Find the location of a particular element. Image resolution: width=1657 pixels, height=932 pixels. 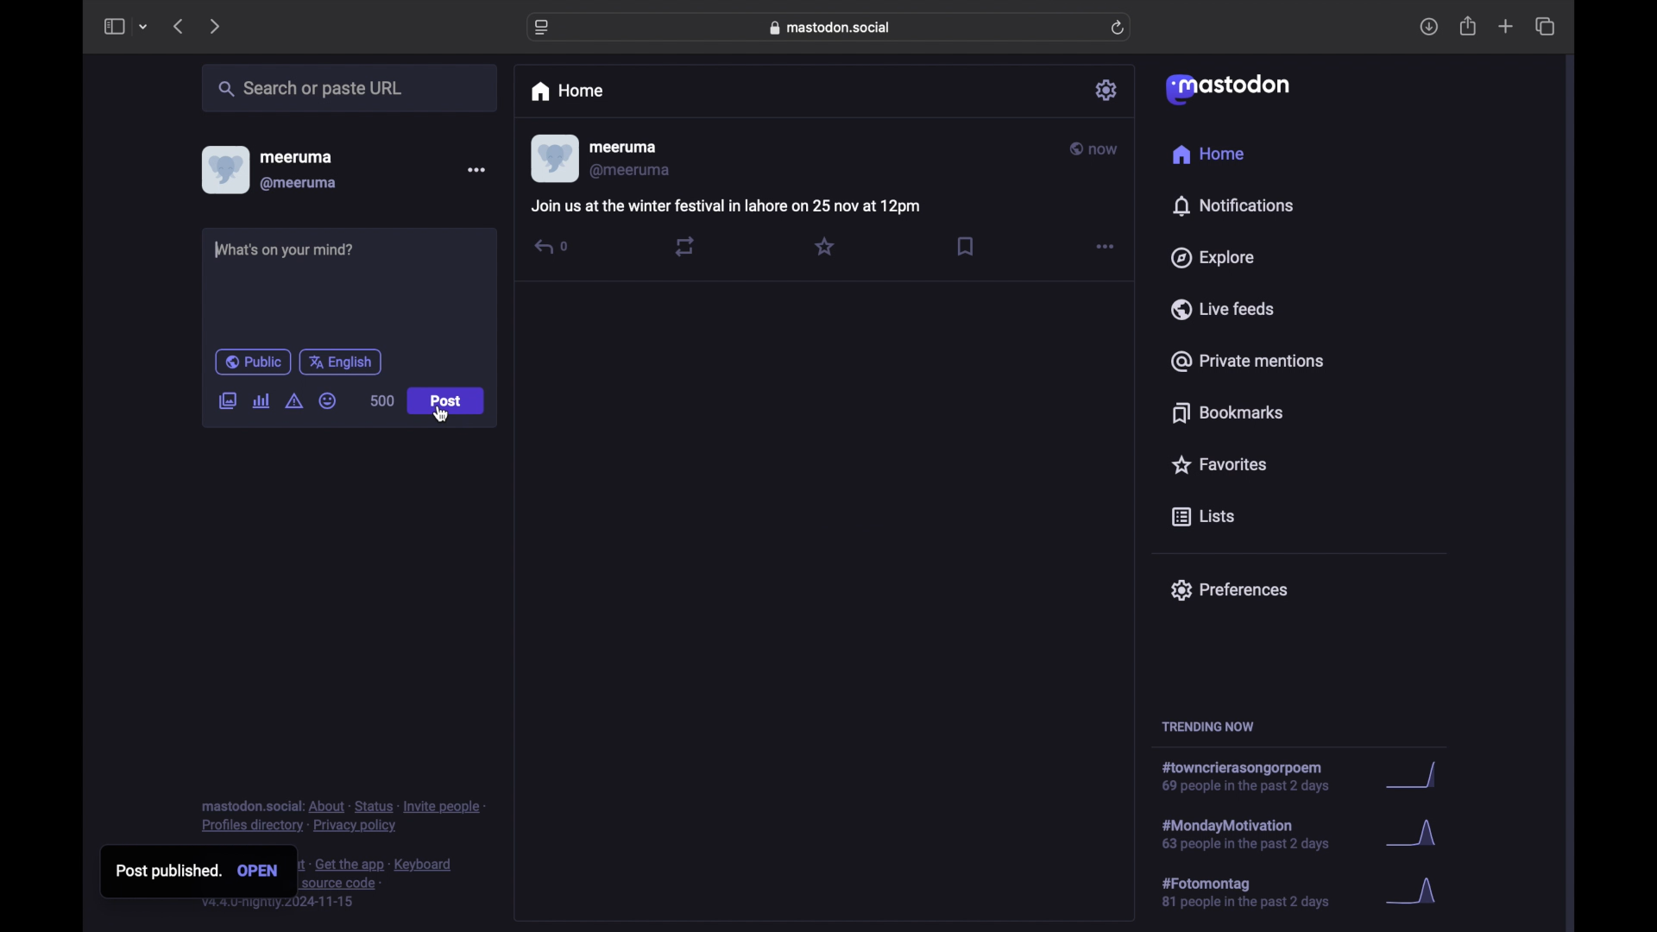

graph is located at coordinates (1416, 777).